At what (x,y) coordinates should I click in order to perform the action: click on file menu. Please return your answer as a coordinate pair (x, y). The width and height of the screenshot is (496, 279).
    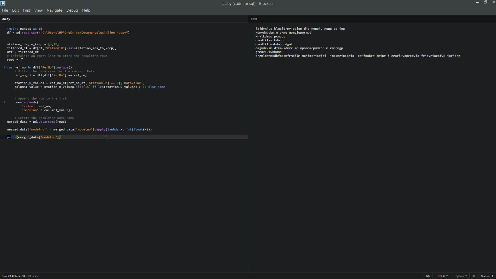
    Looking at the image, I should click on (5, 11).